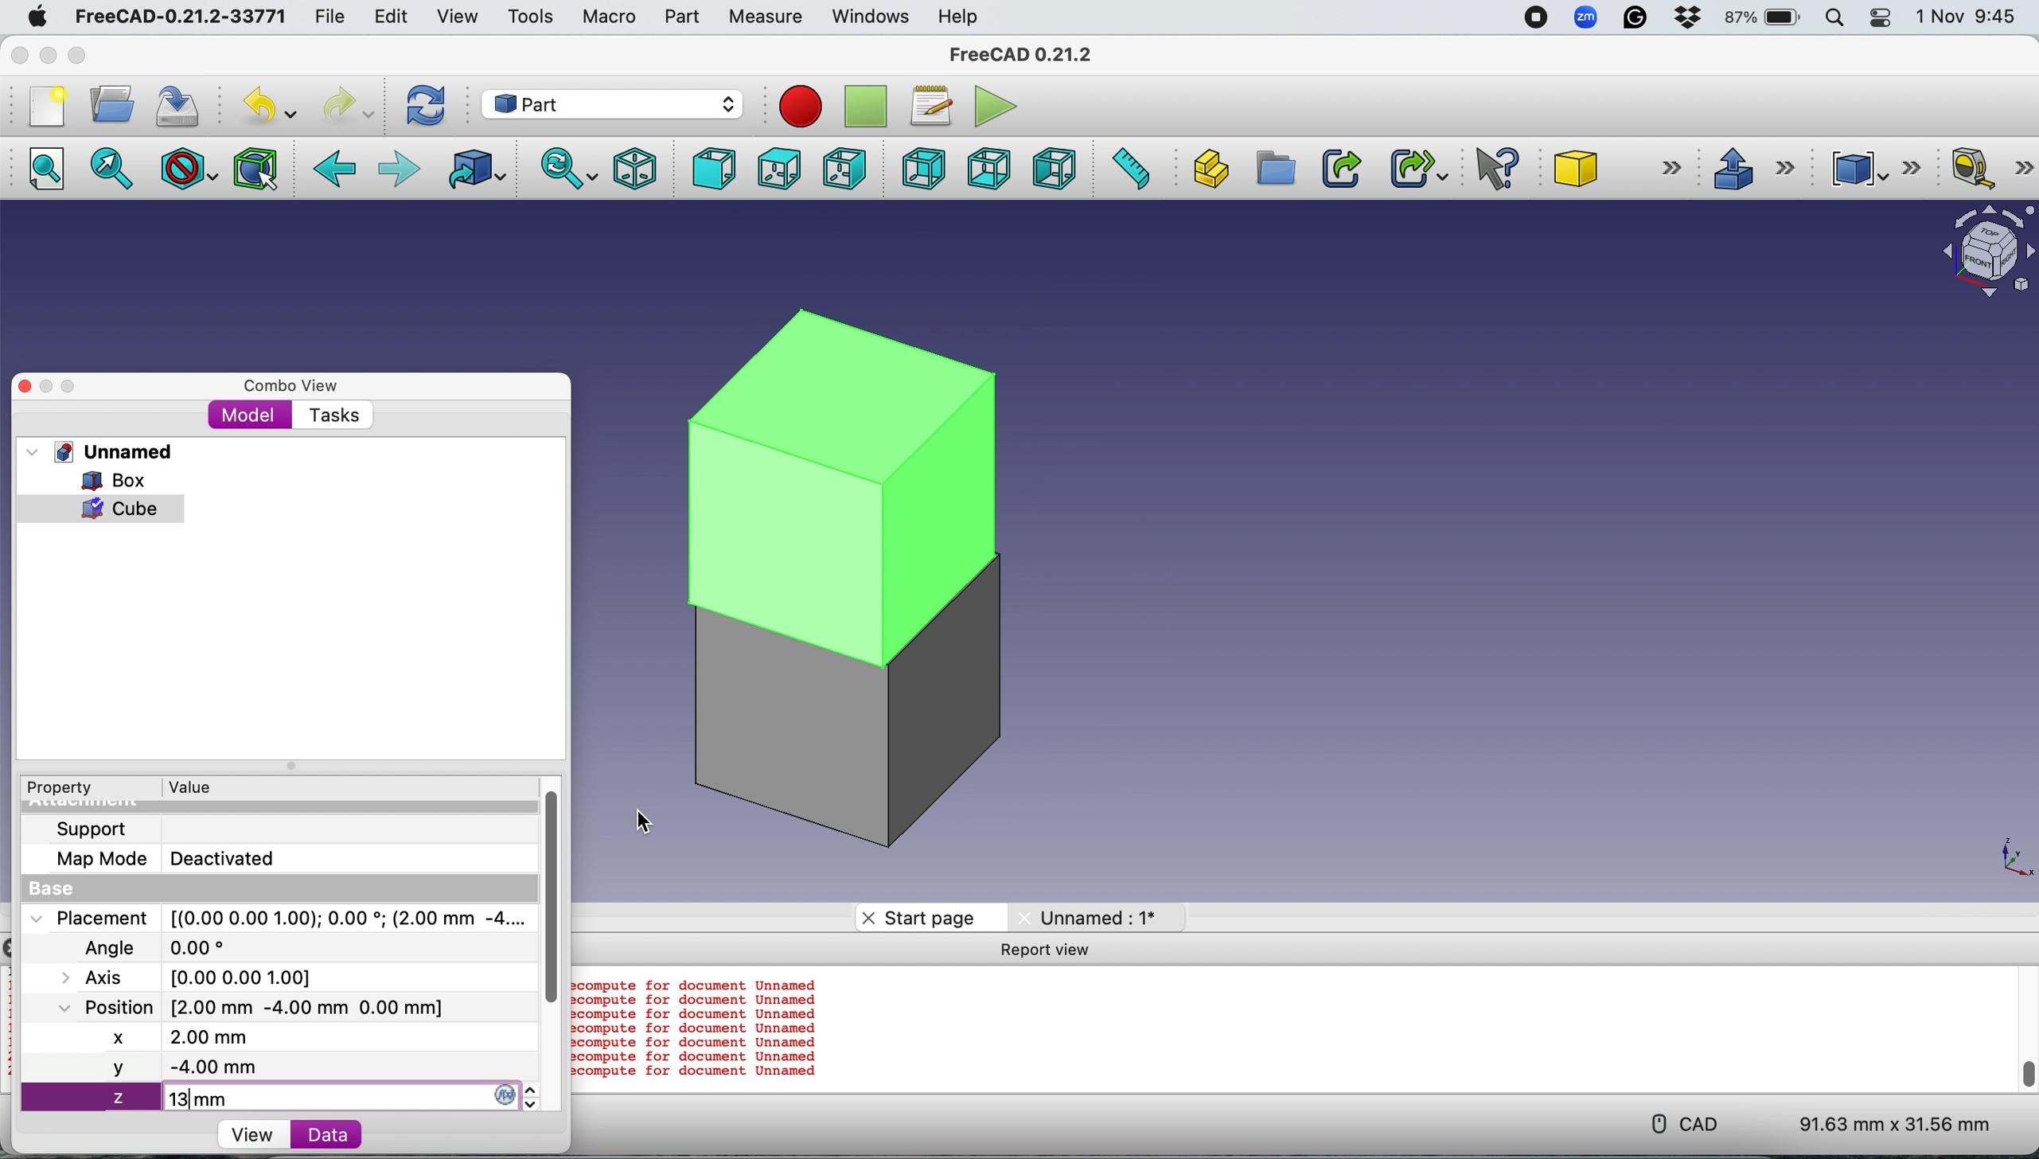 Image resolution: width=2039 pixels, height=1159 pixels. Describe the element at coordinates (988, 168) in the screenshot. I see `Bottom` at that location.